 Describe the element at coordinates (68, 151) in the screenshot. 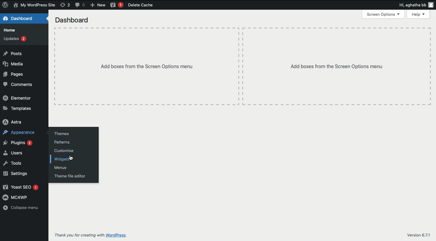

I see `Customise` at that location.